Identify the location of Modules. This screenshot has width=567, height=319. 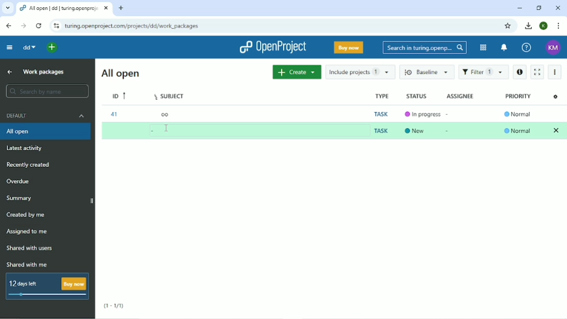
(482, 47).